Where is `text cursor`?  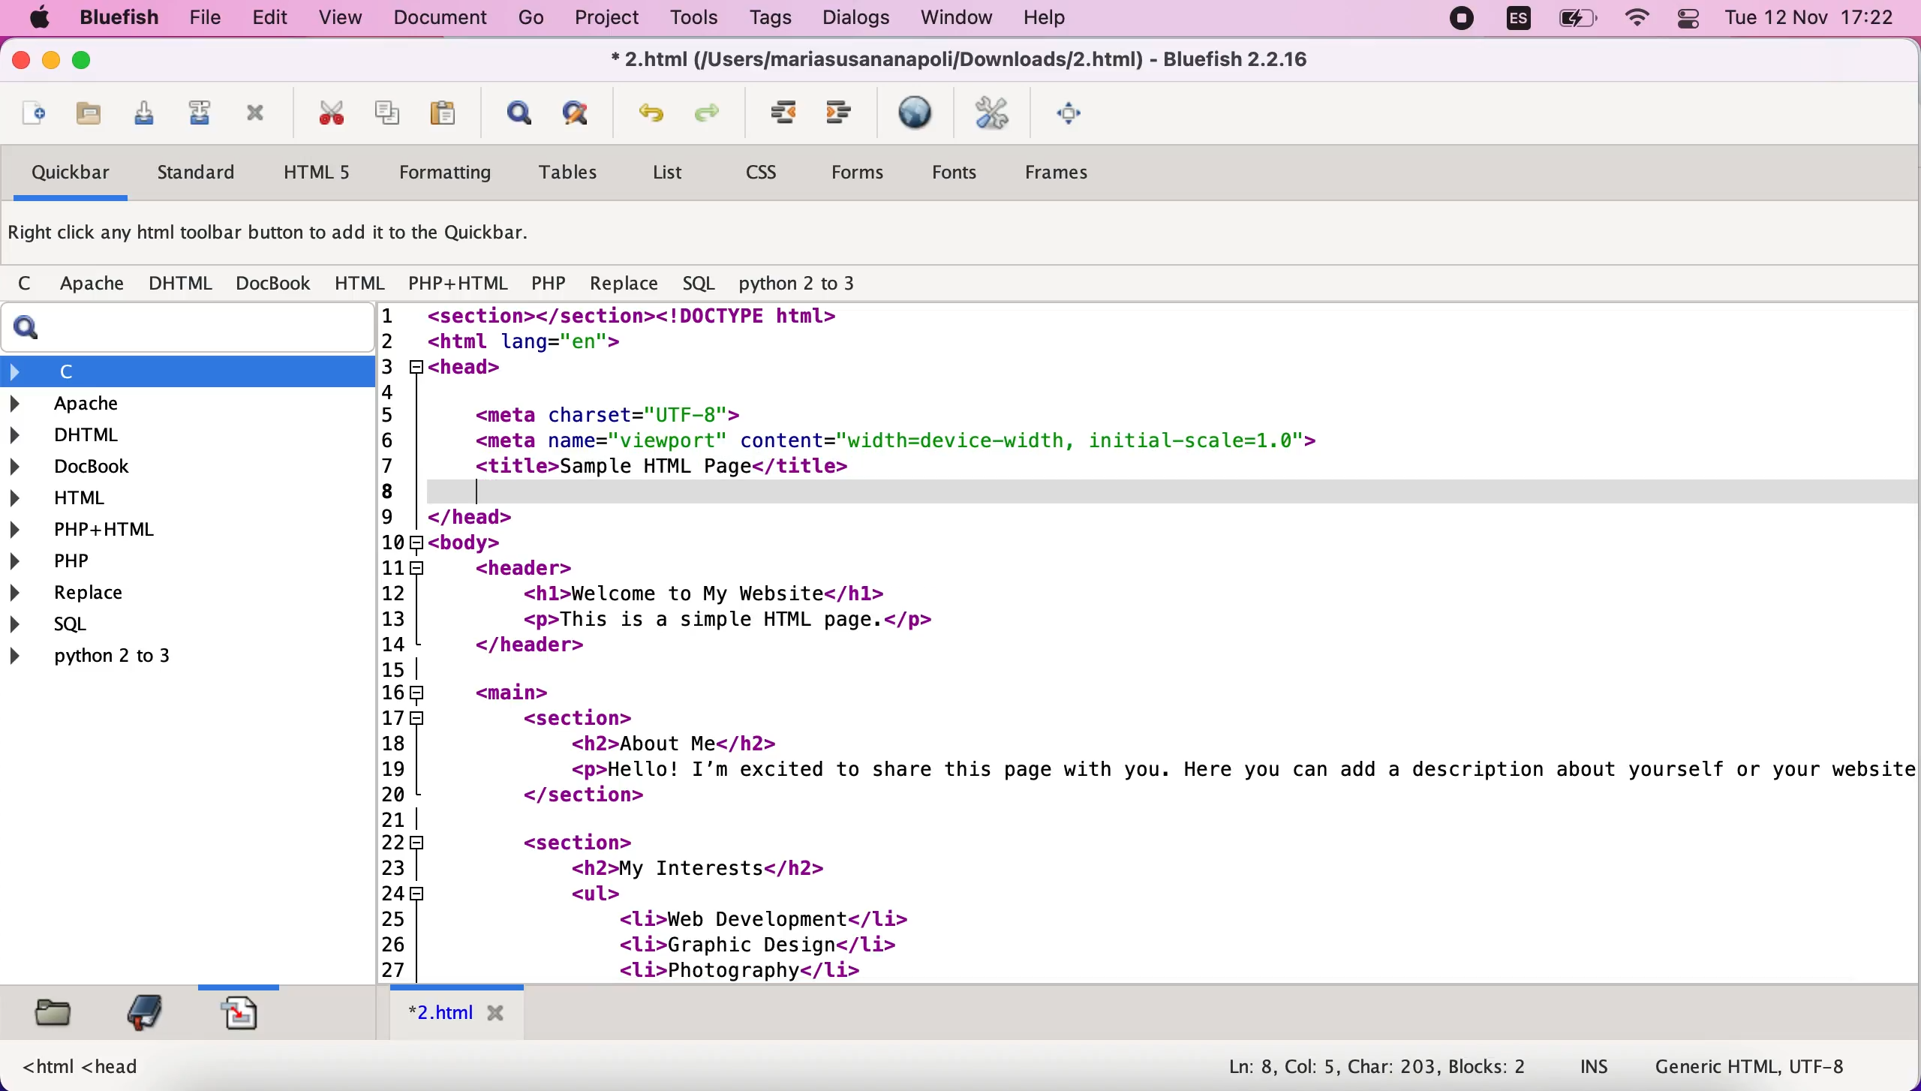
text cursor is located at coordinates (486, 491).